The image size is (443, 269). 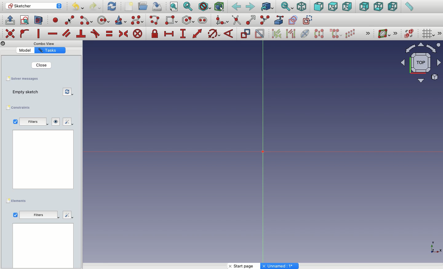 I want to click on Leave sketch, so click(x=10, y=20).